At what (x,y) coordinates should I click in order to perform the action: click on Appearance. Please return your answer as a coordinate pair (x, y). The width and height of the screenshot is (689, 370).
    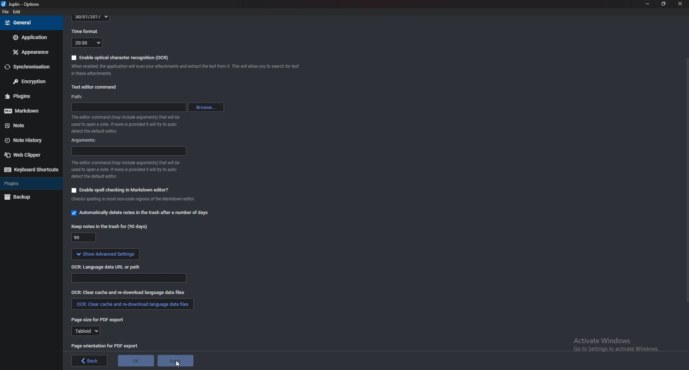
    Looking at the image, I should click on (30, 52).